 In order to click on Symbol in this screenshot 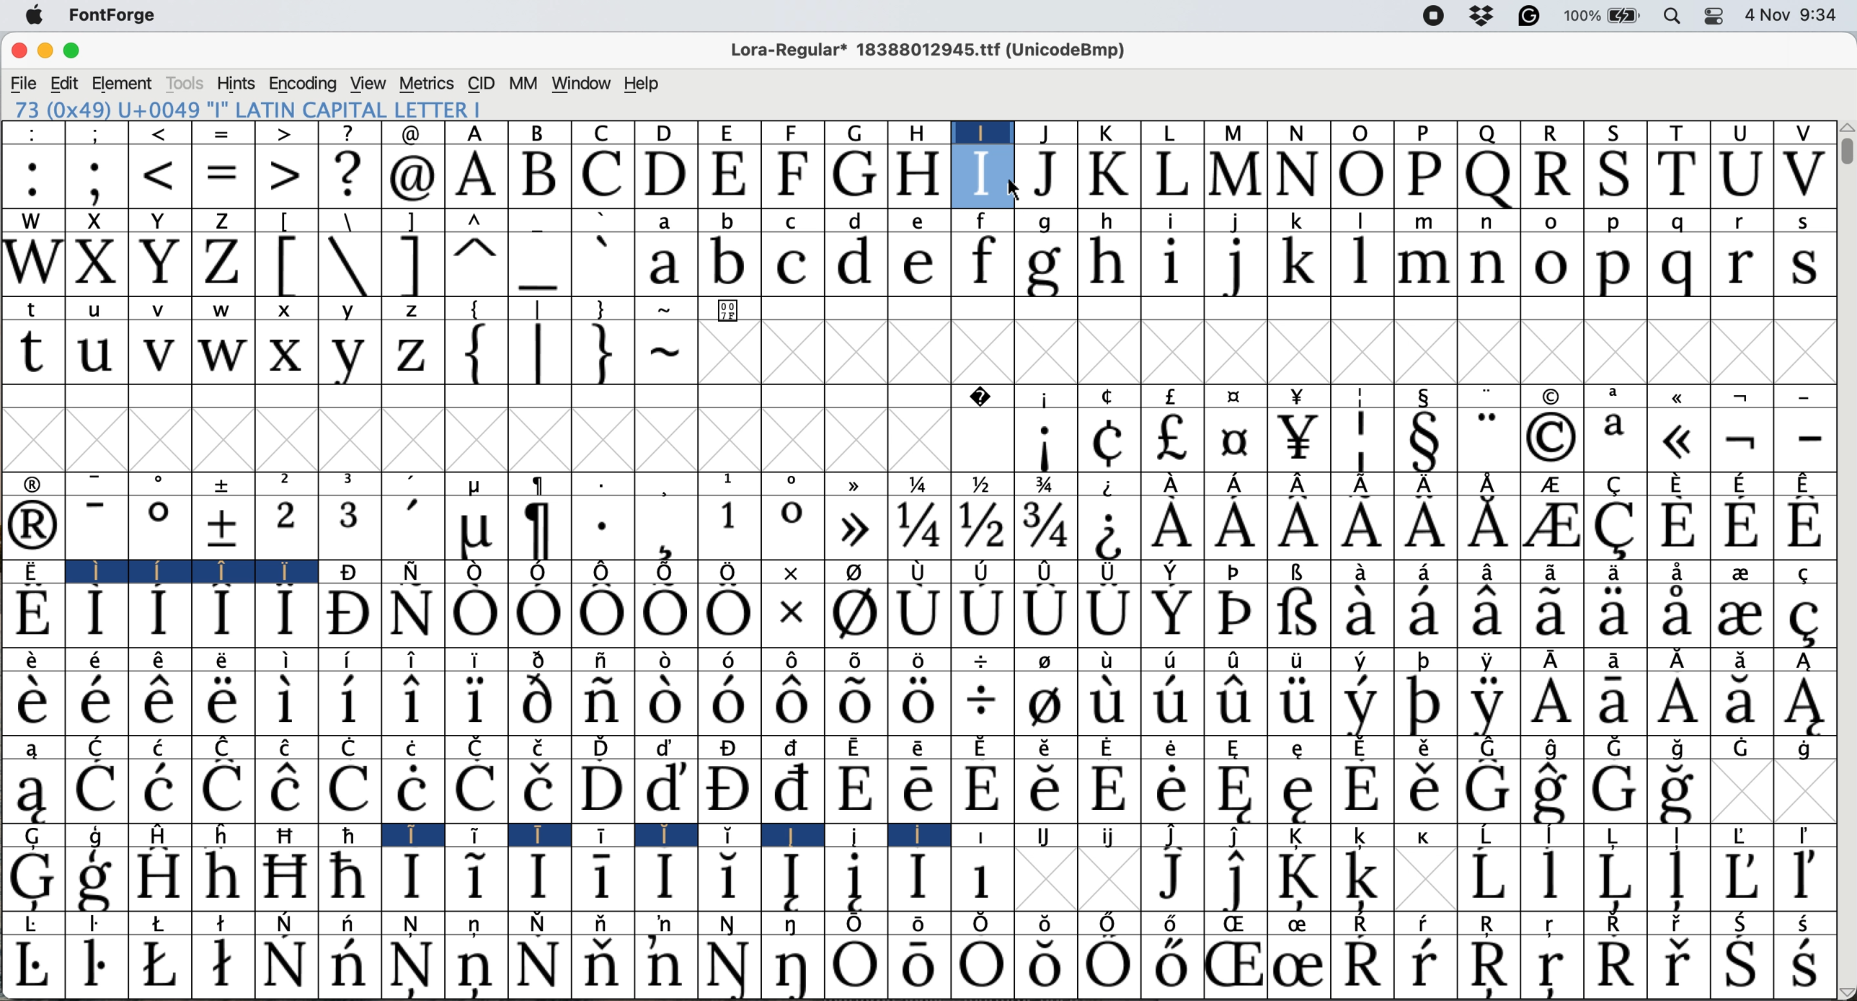, I will do `click(1044, 705)`.